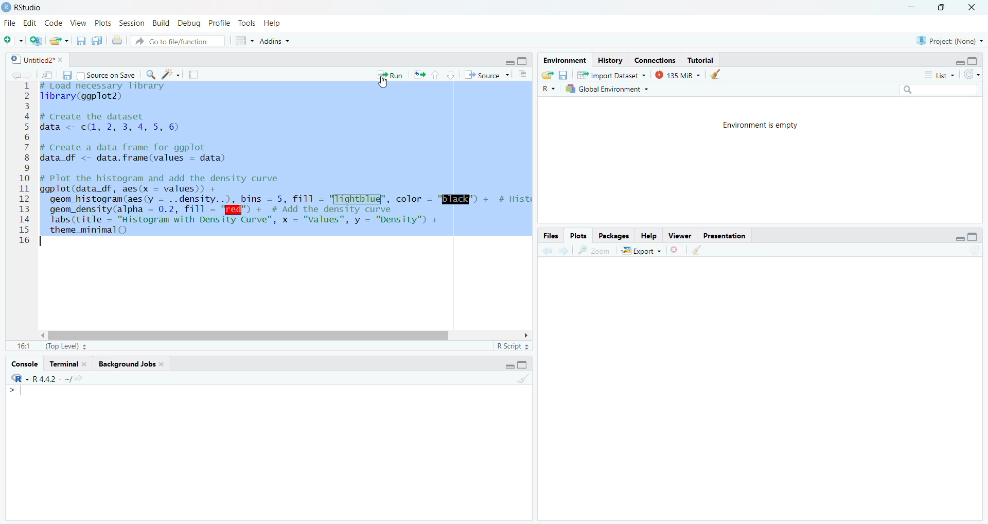 The height and width of the screenshot is (524, 988). What do you see at coordinates (676, 250) in the screenshot?
I see `remove the current plot` at bounding box center [676, 250].